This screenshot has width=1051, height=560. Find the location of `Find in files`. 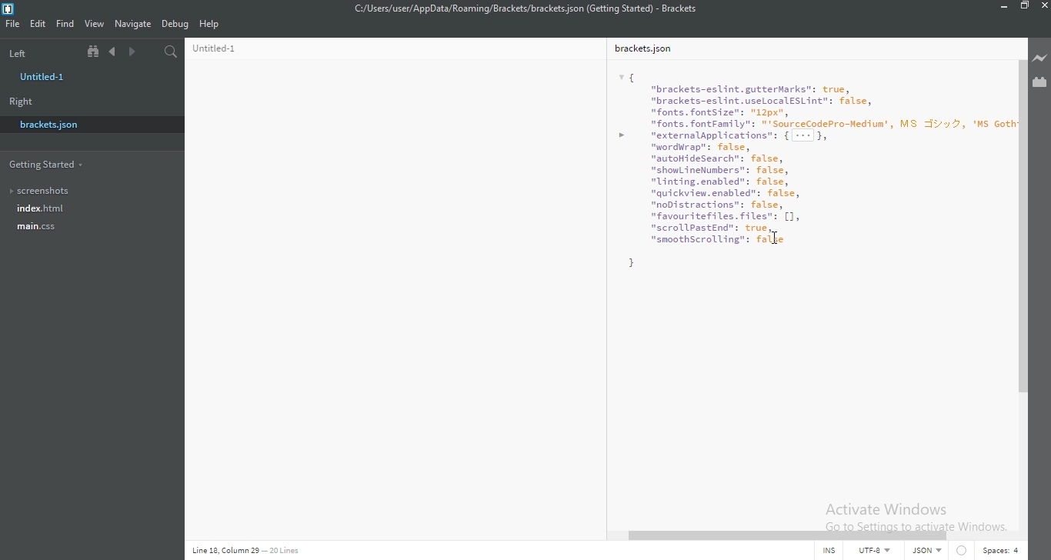

Find in files is located at coordinates (172, 50).